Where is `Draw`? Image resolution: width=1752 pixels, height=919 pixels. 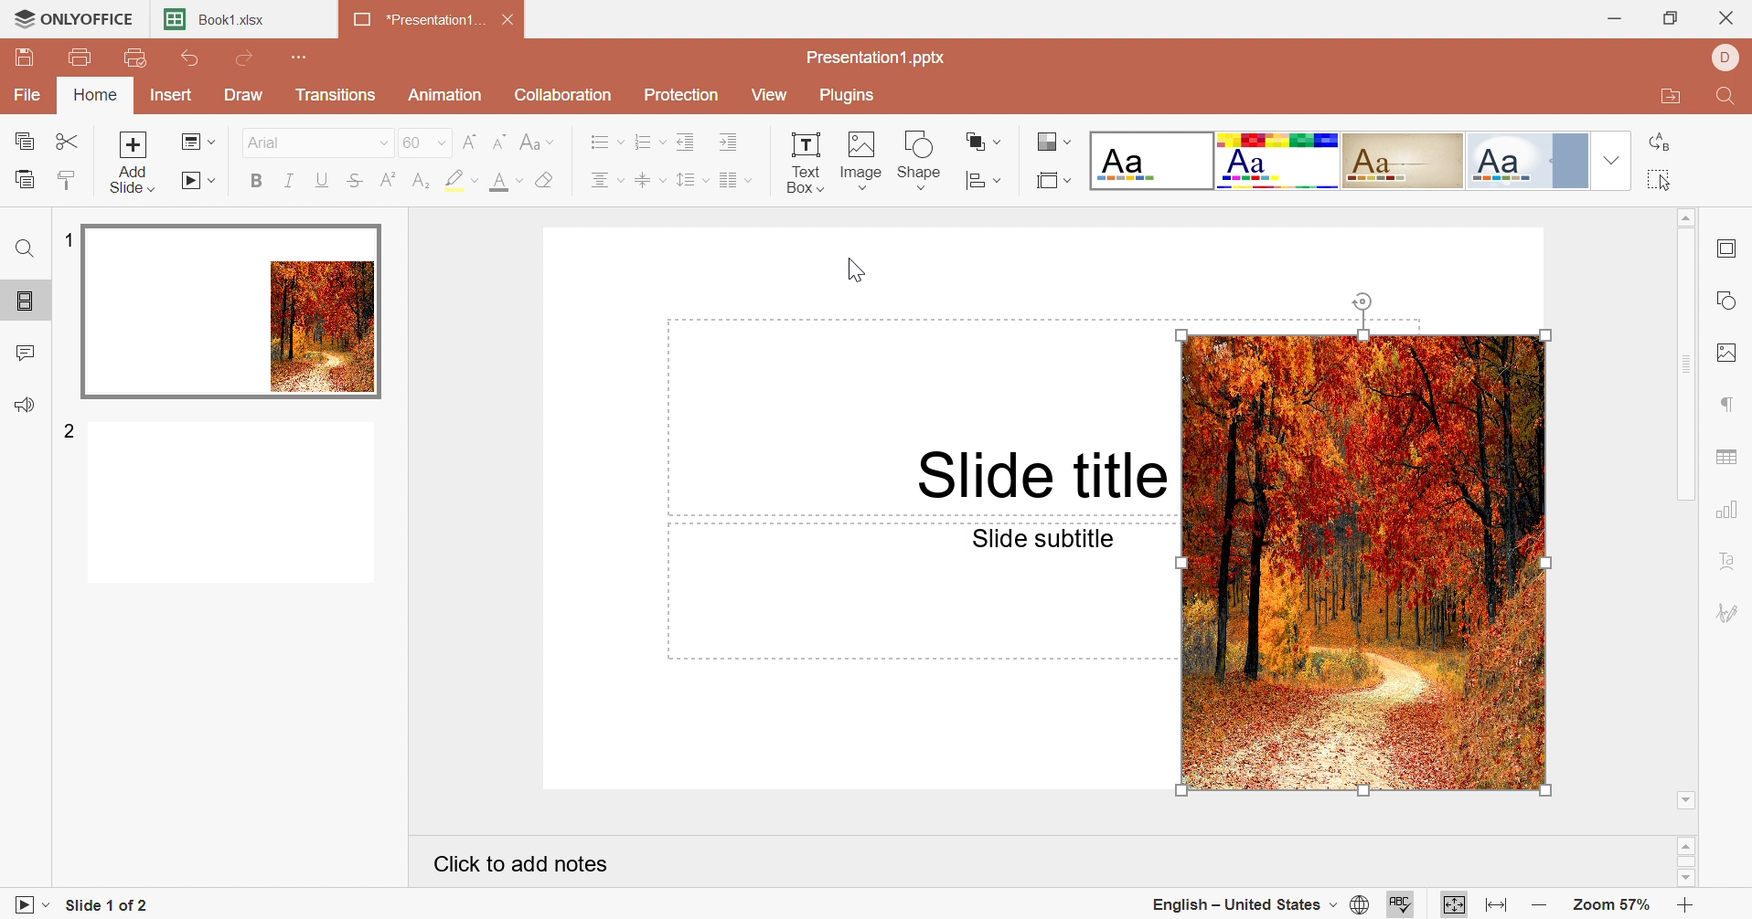
Draw is located at coordinates (245, 94).